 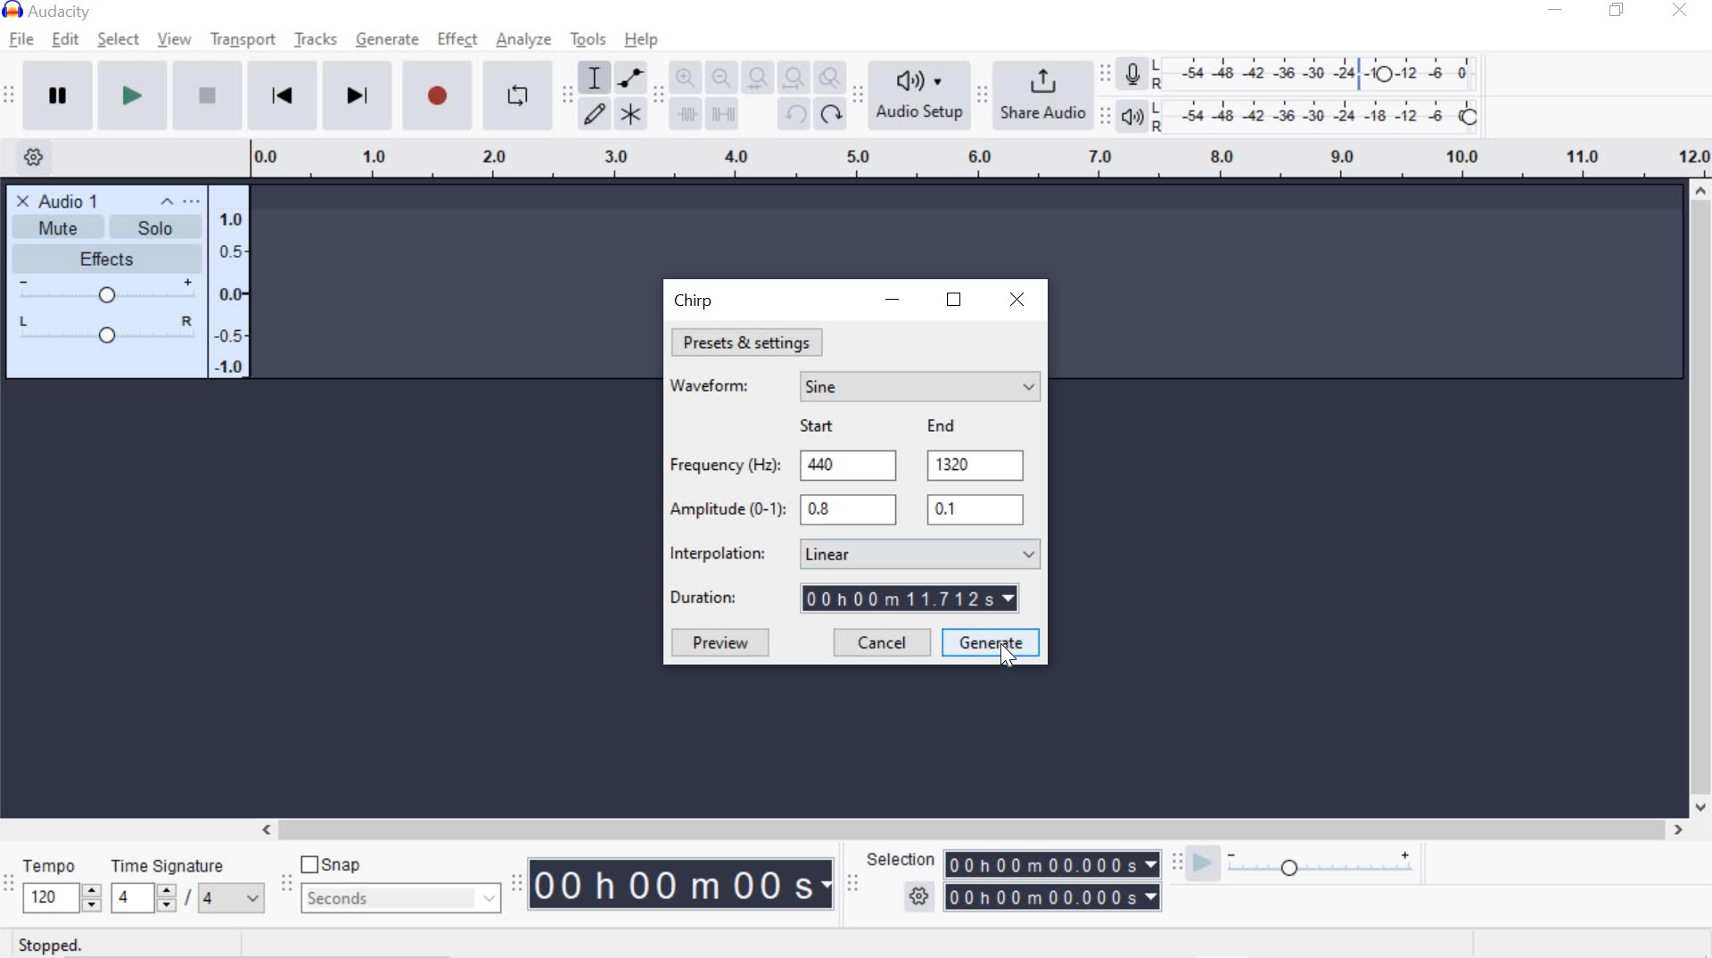 I want to click on time selection, so click(x=852, y=887).